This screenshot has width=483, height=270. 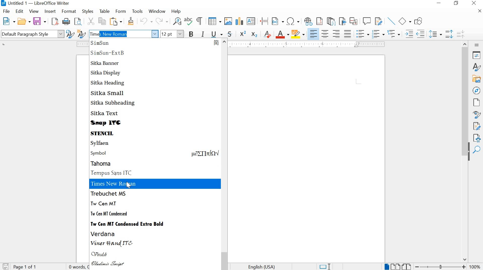 I want to click on SPELLING CHECK, so click(x=189, y=21).